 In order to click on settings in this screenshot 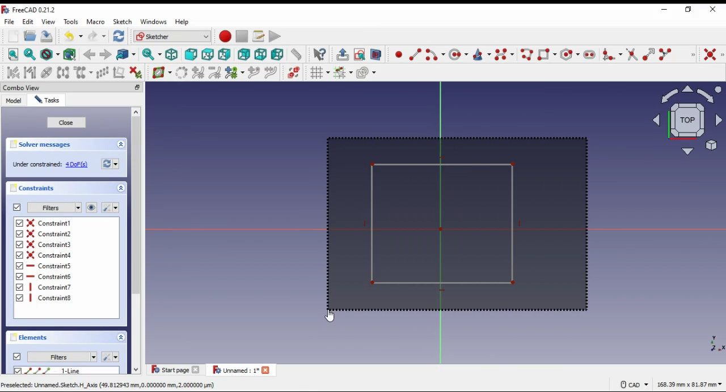, I will do `click(110, 356)`.